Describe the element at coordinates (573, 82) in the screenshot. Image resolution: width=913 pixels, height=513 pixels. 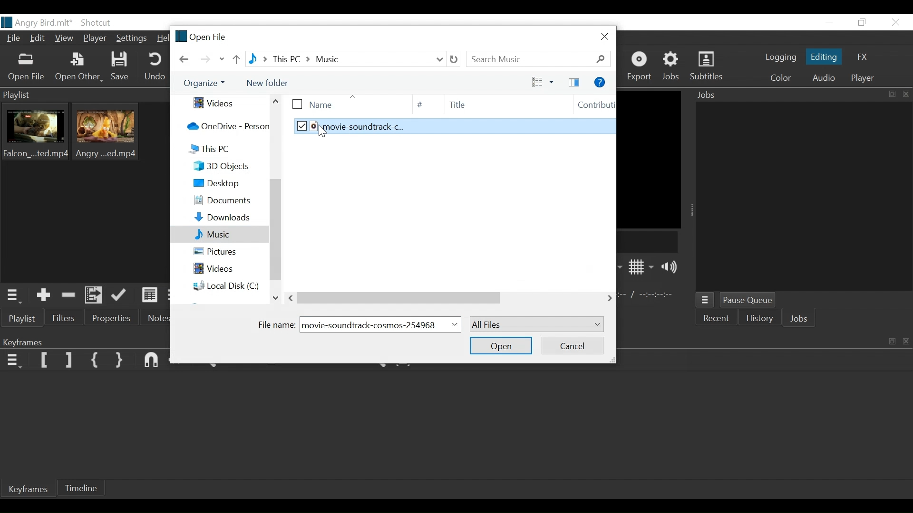
I see `sidebar` at that location.